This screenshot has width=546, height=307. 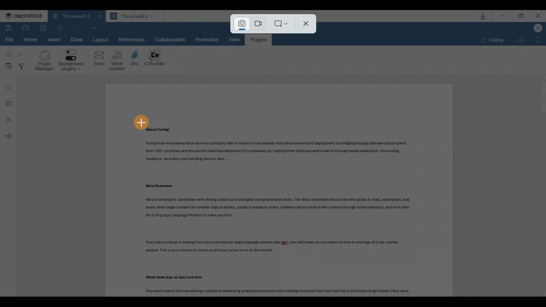 I want to click on Copy style, so click(x=23, y=67).